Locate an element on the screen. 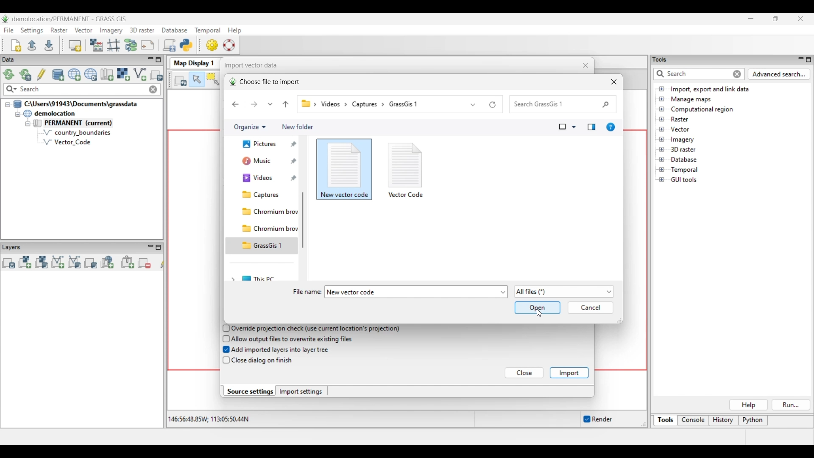  Maximize Layers panel is located at coordinates (159, 247).